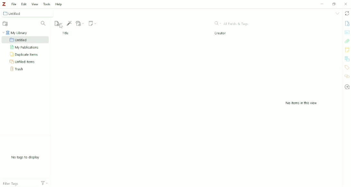 The height and width of the screenshot is (187, 351). What do you see at coordinates (61, 27) in the screenshot?
I see `cursor on File` at bounding box center [61, 27].